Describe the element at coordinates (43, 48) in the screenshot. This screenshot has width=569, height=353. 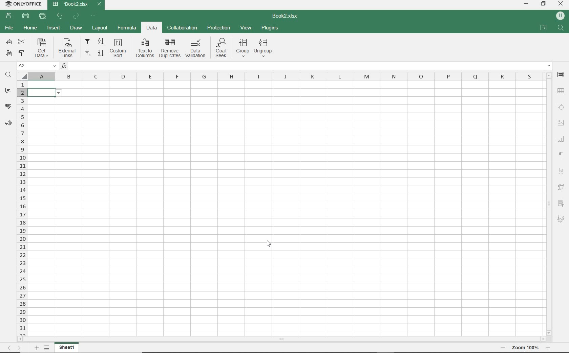
I see `get data` at that location.